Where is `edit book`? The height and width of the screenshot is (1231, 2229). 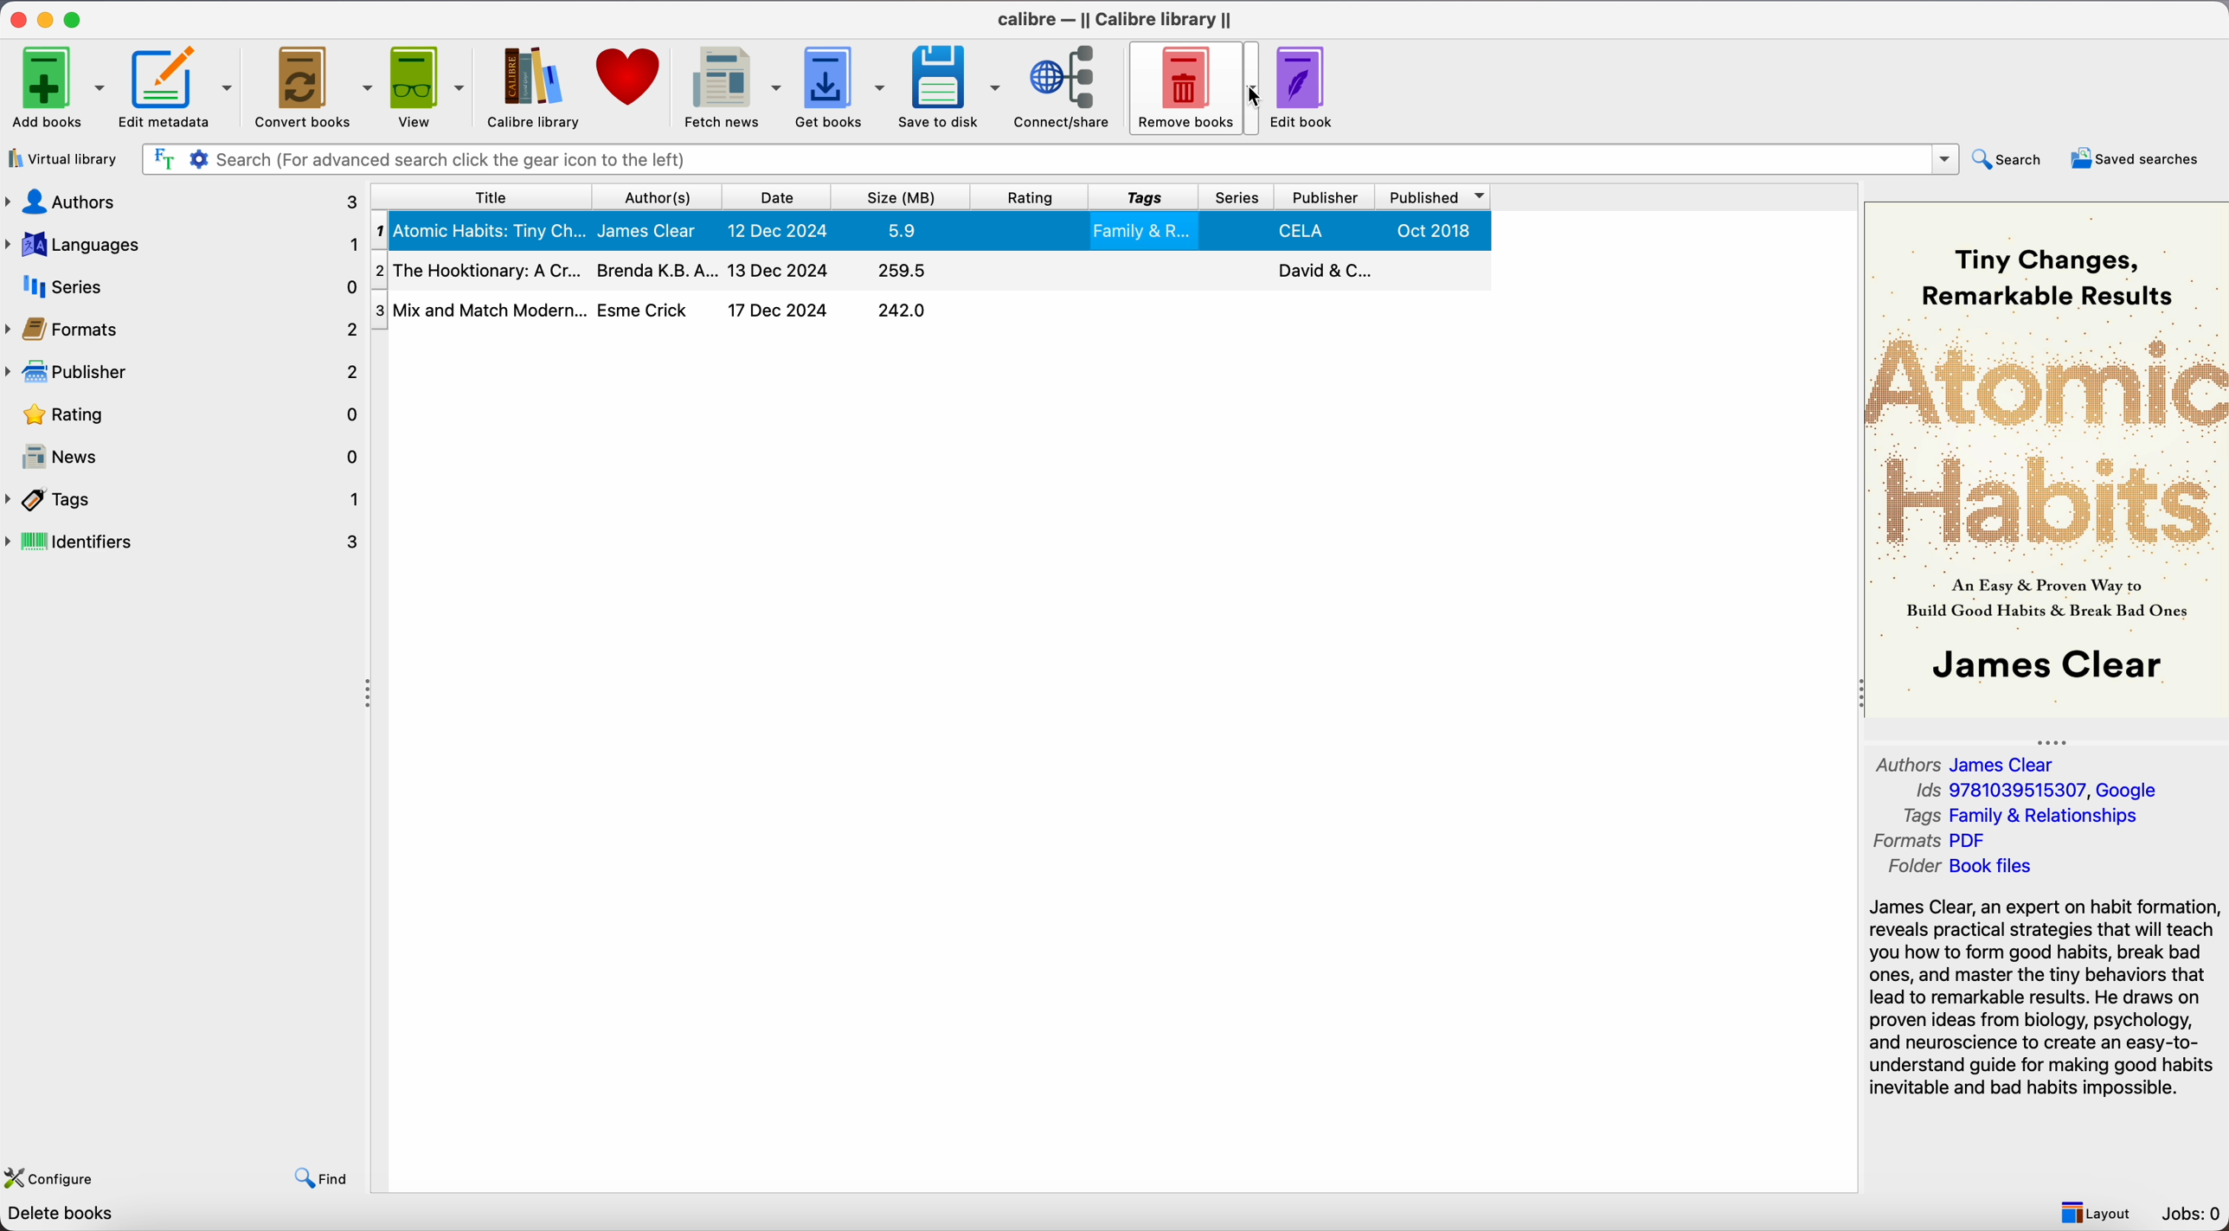
edit book is located at coordinates (1307, 85).